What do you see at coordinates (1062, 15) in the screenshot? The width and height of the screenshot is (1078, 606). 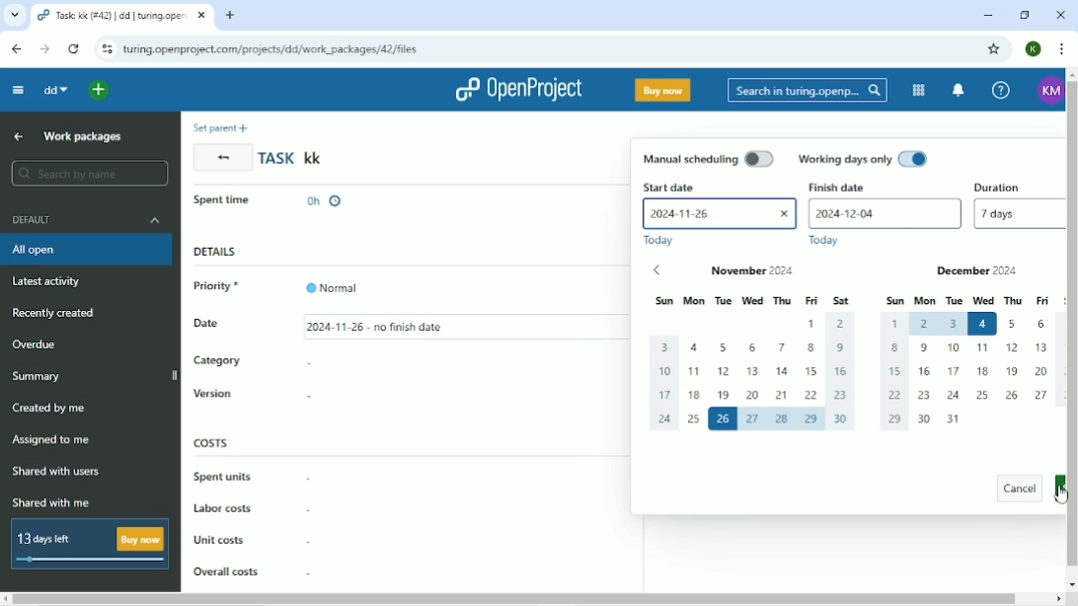 I see `Close` at bounding box center [1062, 15].